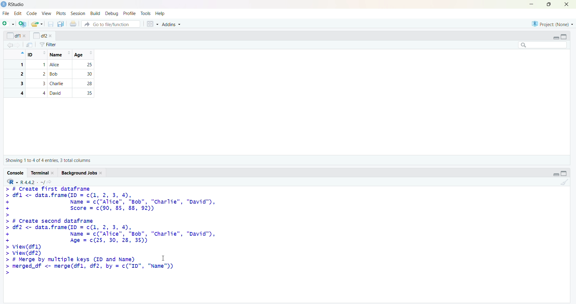 The image size is (576, 304). What do you see at coordinates (564, 173) in the screenshot?
I see `toggle full view` at bounding box center [564, 173].